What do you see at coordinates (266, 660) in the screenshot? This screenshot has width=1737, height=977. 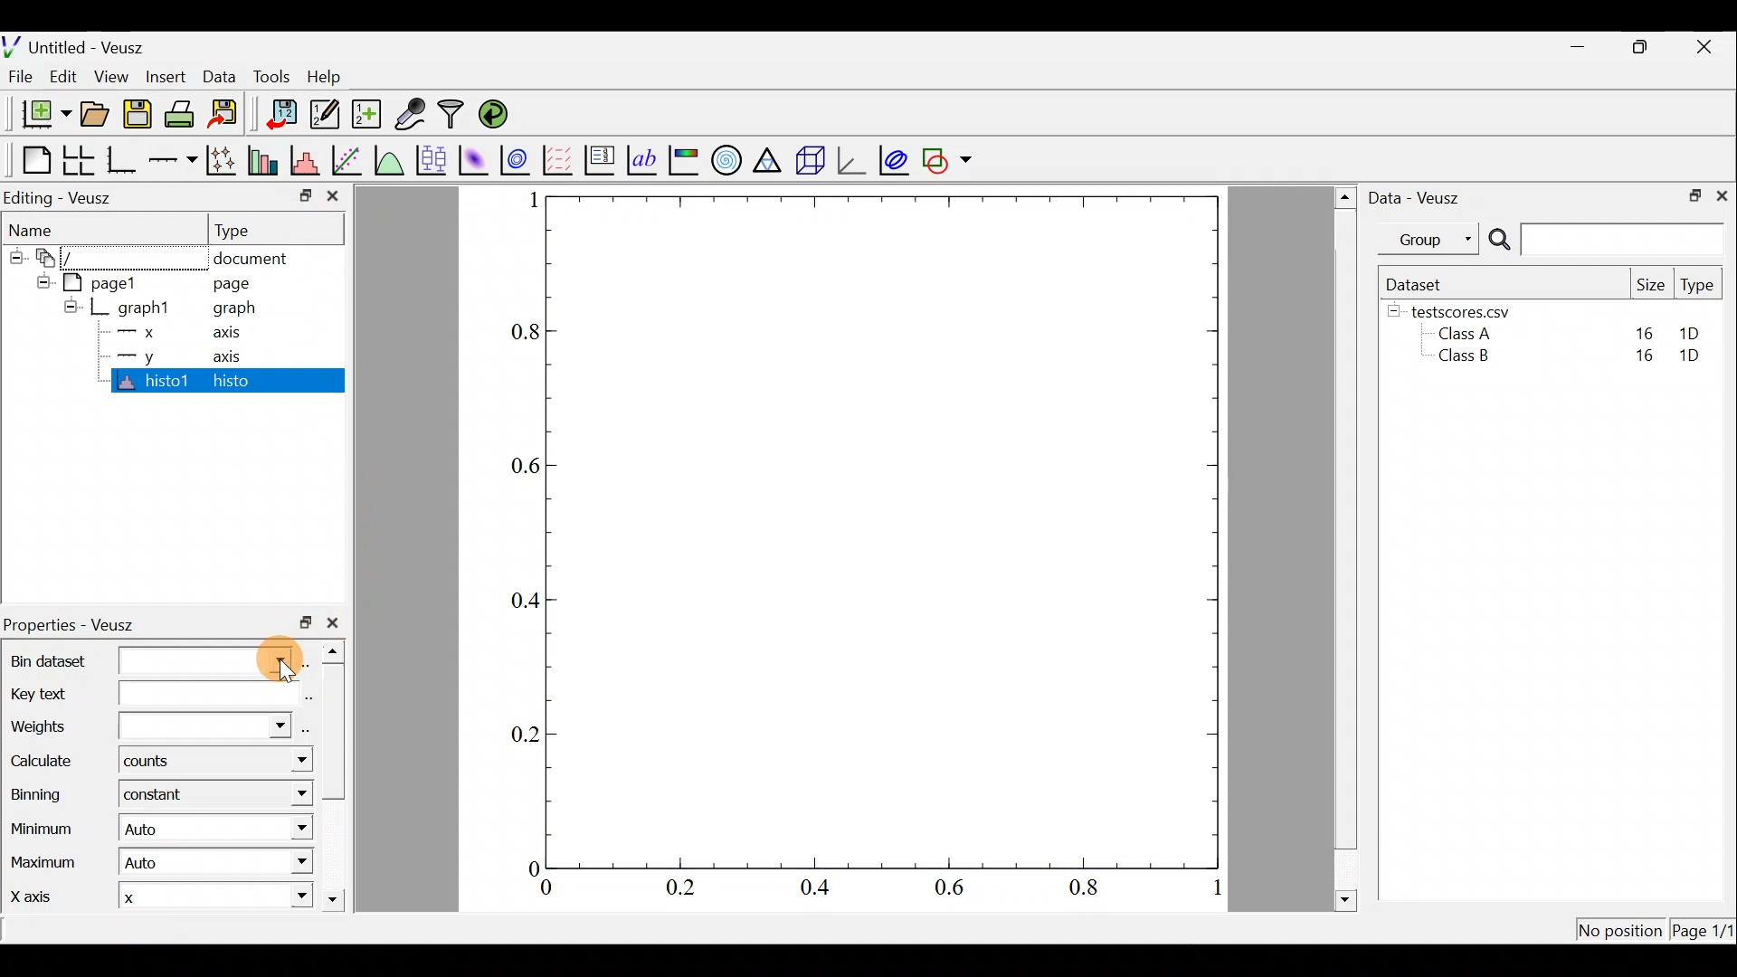 I see `cursor` at bounding box center [266, 660].